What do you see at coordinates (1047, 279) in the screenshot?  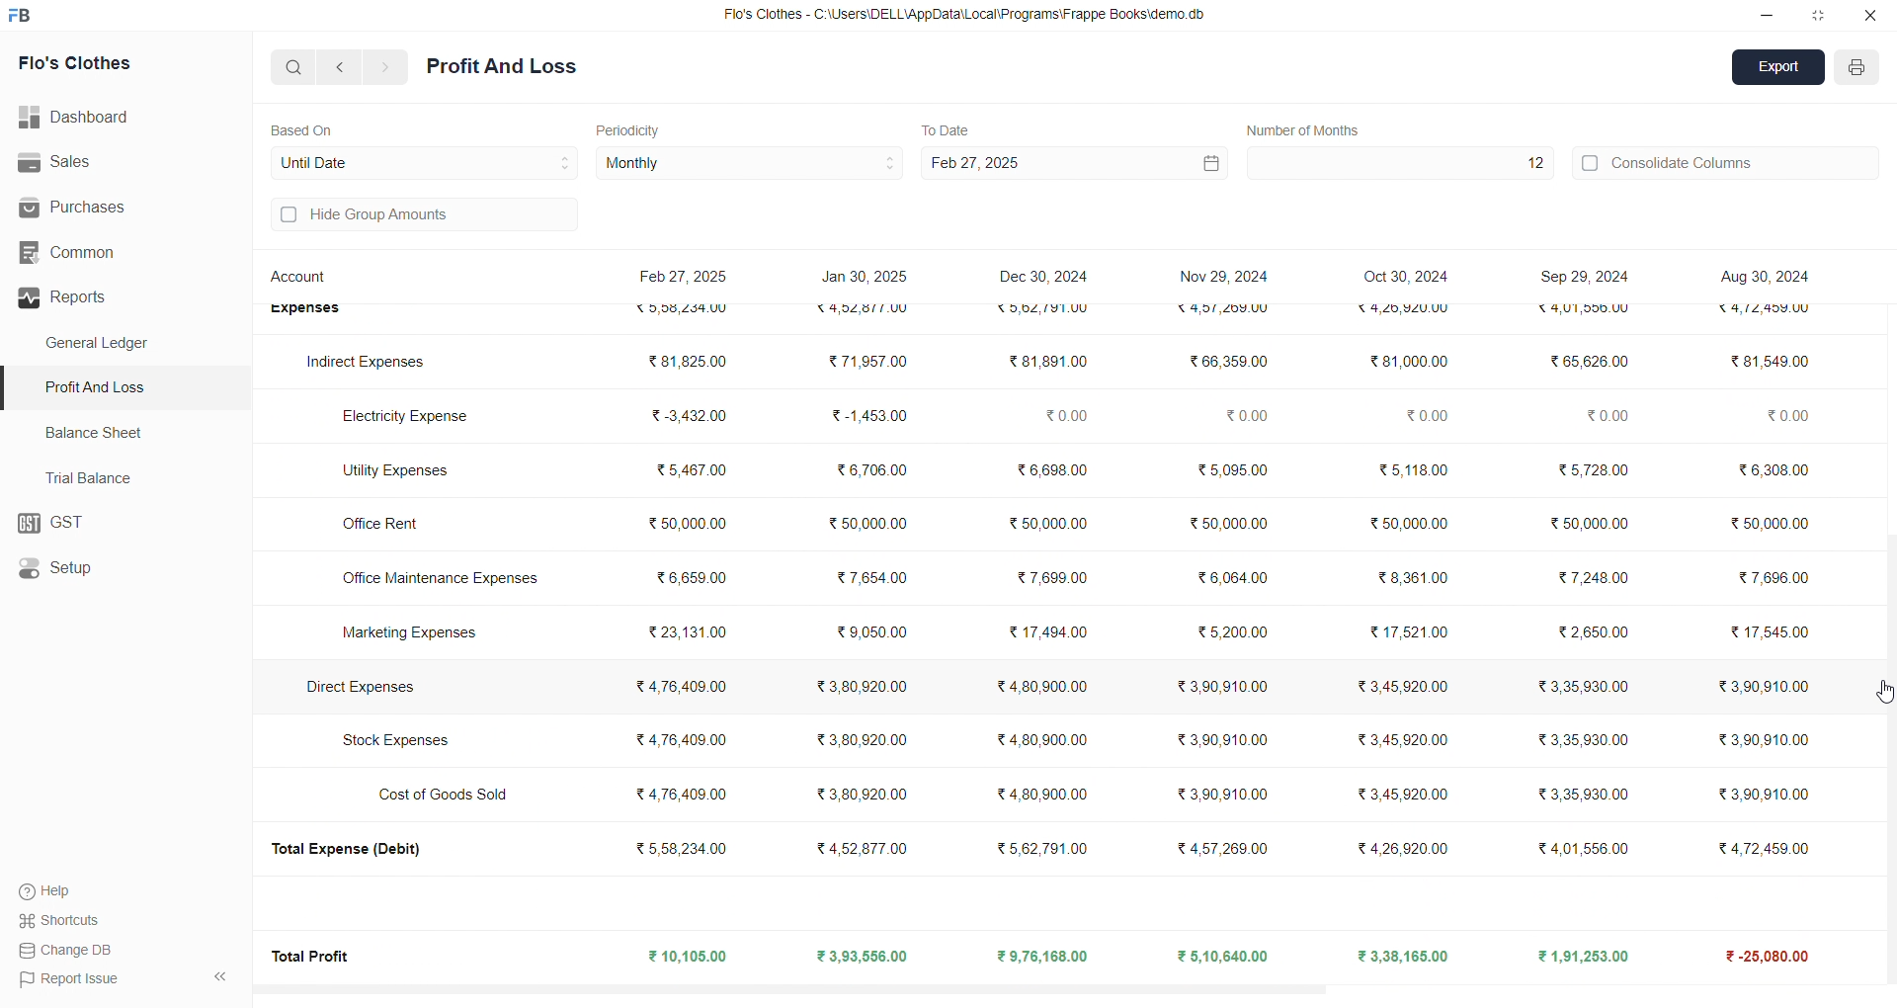 I see `Dec 30, 2024` at bounding box center [1047, 279].